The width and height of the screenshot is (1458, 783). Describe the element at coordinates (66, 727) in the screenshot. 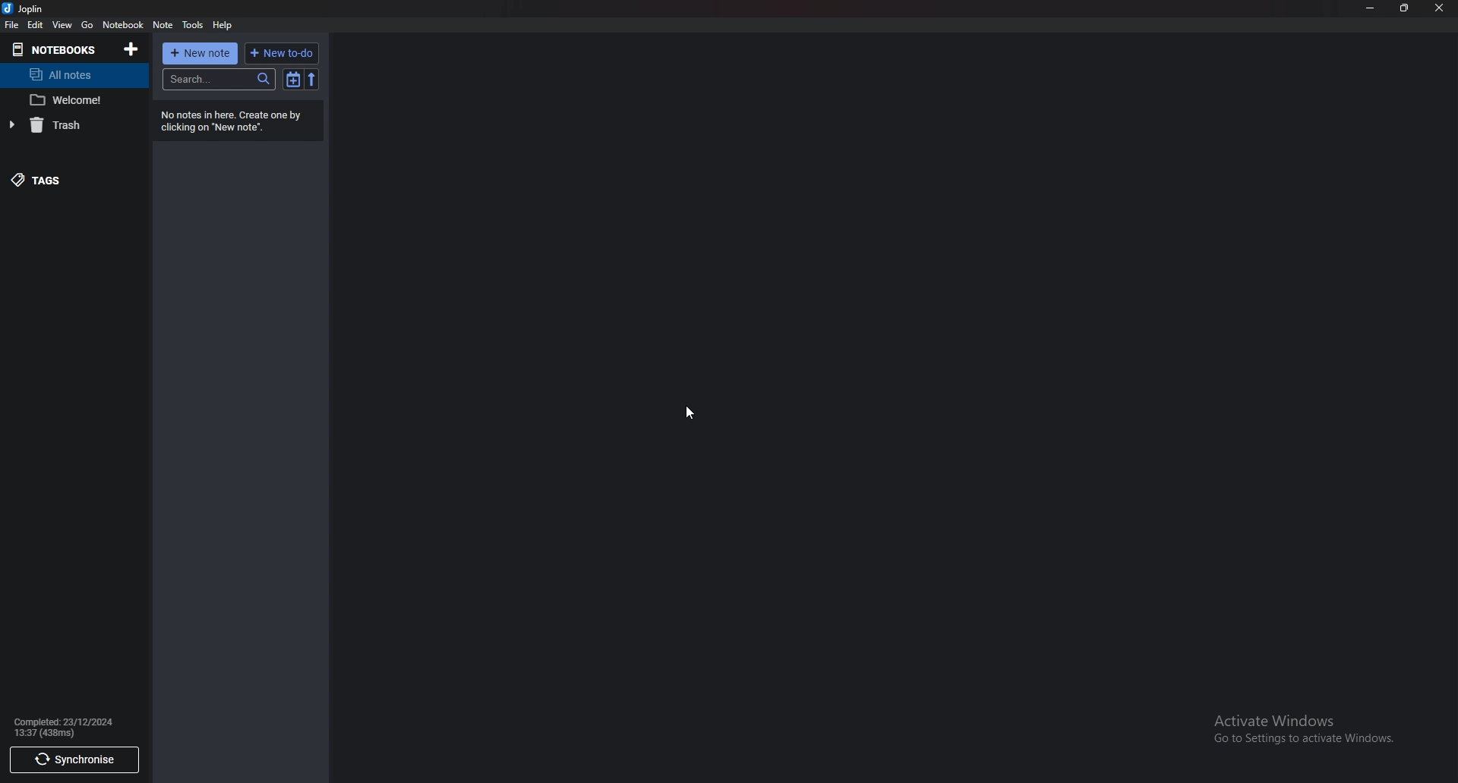

I see `Info` at that location.